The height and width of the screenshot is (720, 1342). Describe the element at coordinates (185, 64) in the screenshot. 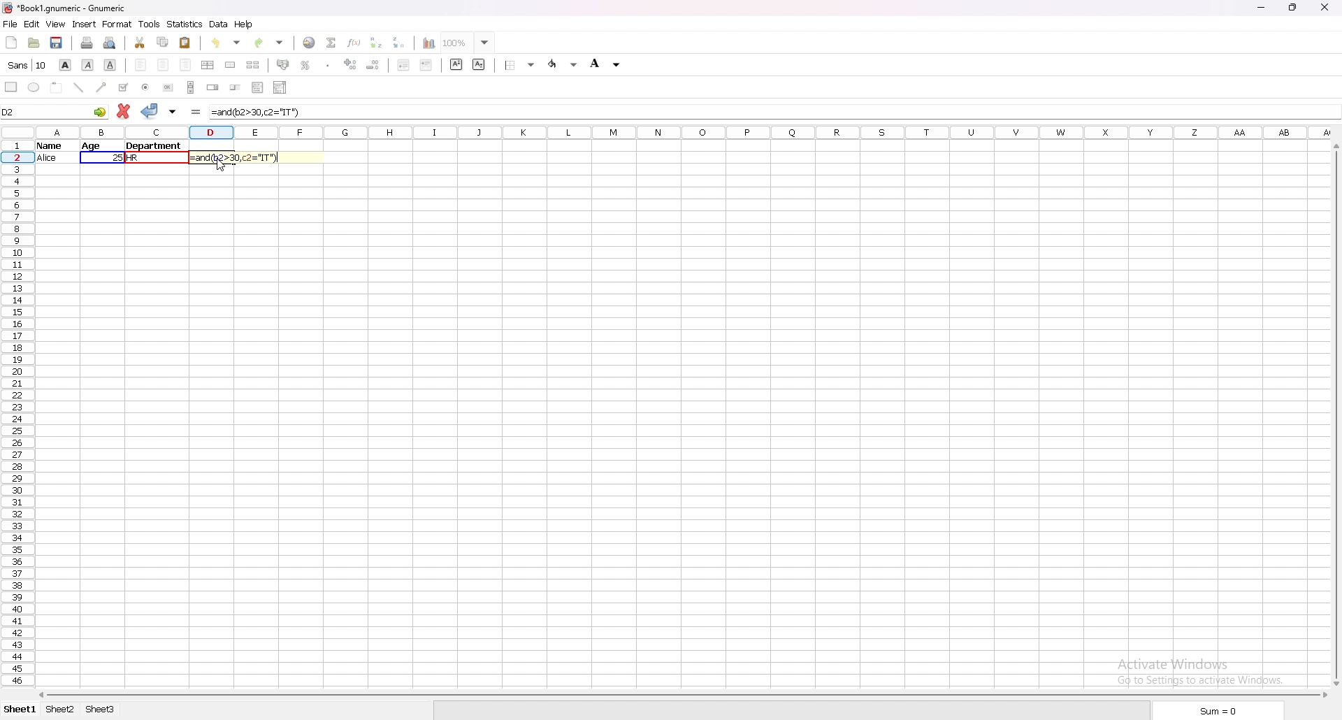

I see `right align` at that location.